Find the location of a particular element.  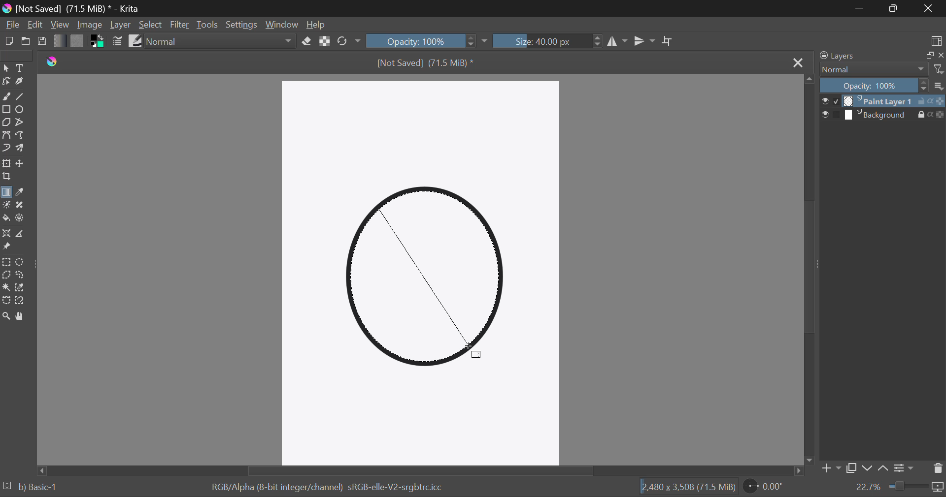

Transform Layer is located at coordinates (7, 164).